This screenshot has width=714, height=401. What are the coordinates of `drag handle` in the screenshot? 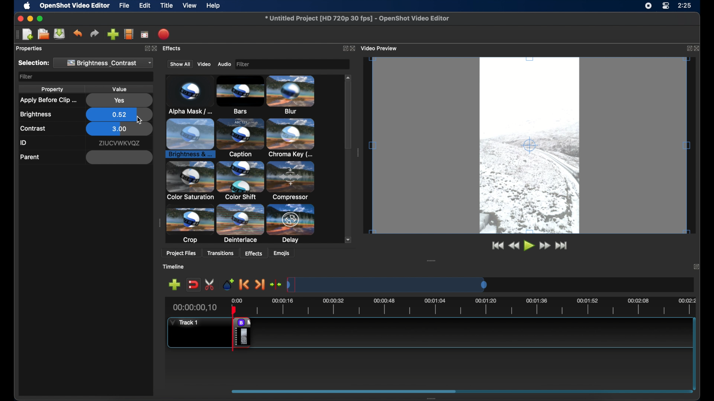 It's located at (16, 35).